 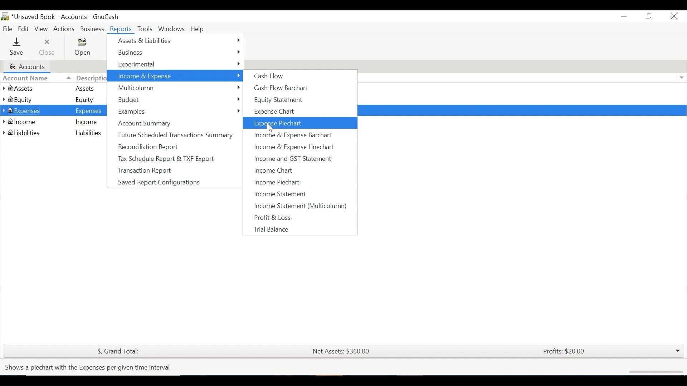 I want to click on Future Scheduled Transactions Summary, so click(x=171, y=135).